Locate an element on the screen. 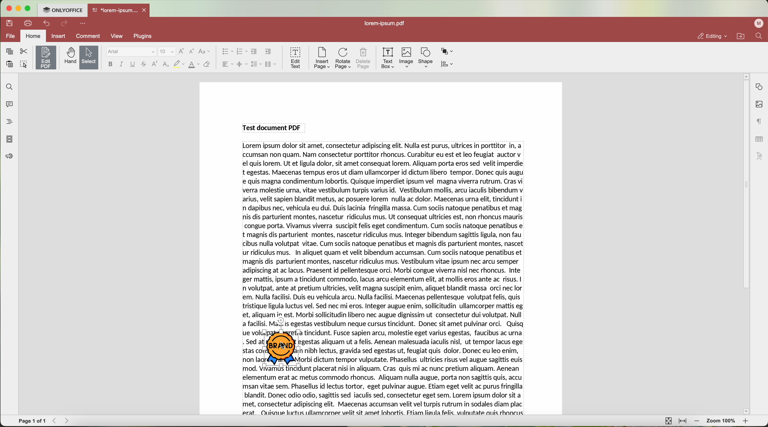  text box is located at coordinates (388, 58).